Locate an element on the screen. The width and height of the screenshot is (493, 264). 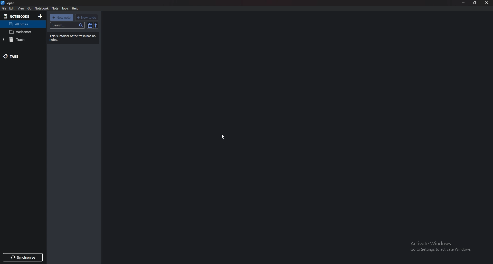
tags is located at coordinates (20, 56).